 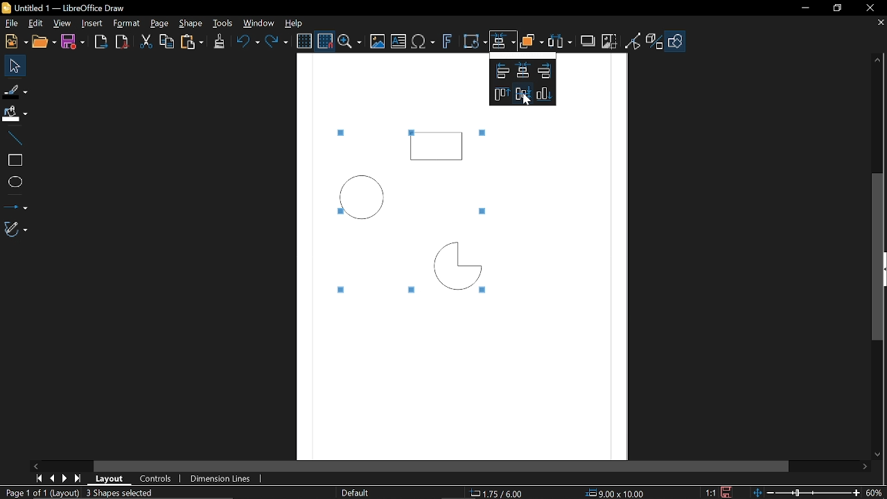 I want to click on Page 1 of 1 (Layout), so click(x=40, y=493).